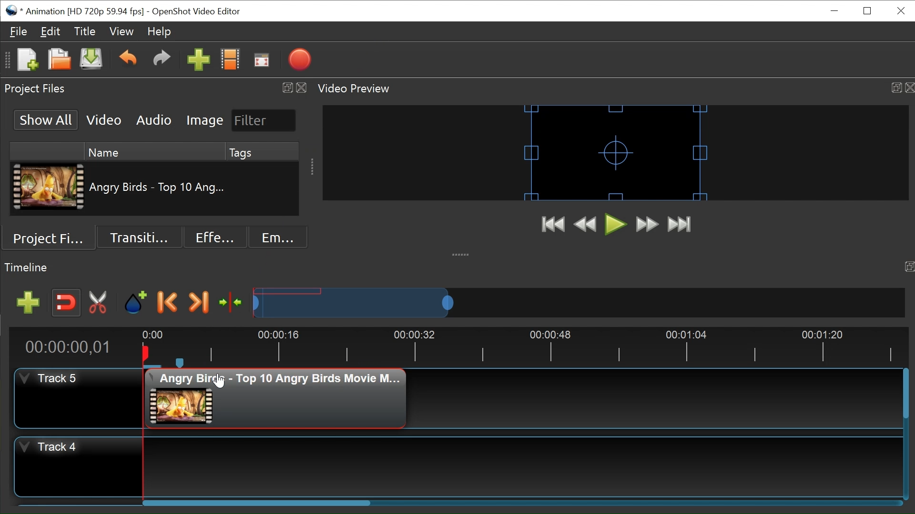 This screenshot has height=514, width=915. I want to click on Name, so click(154, 152).